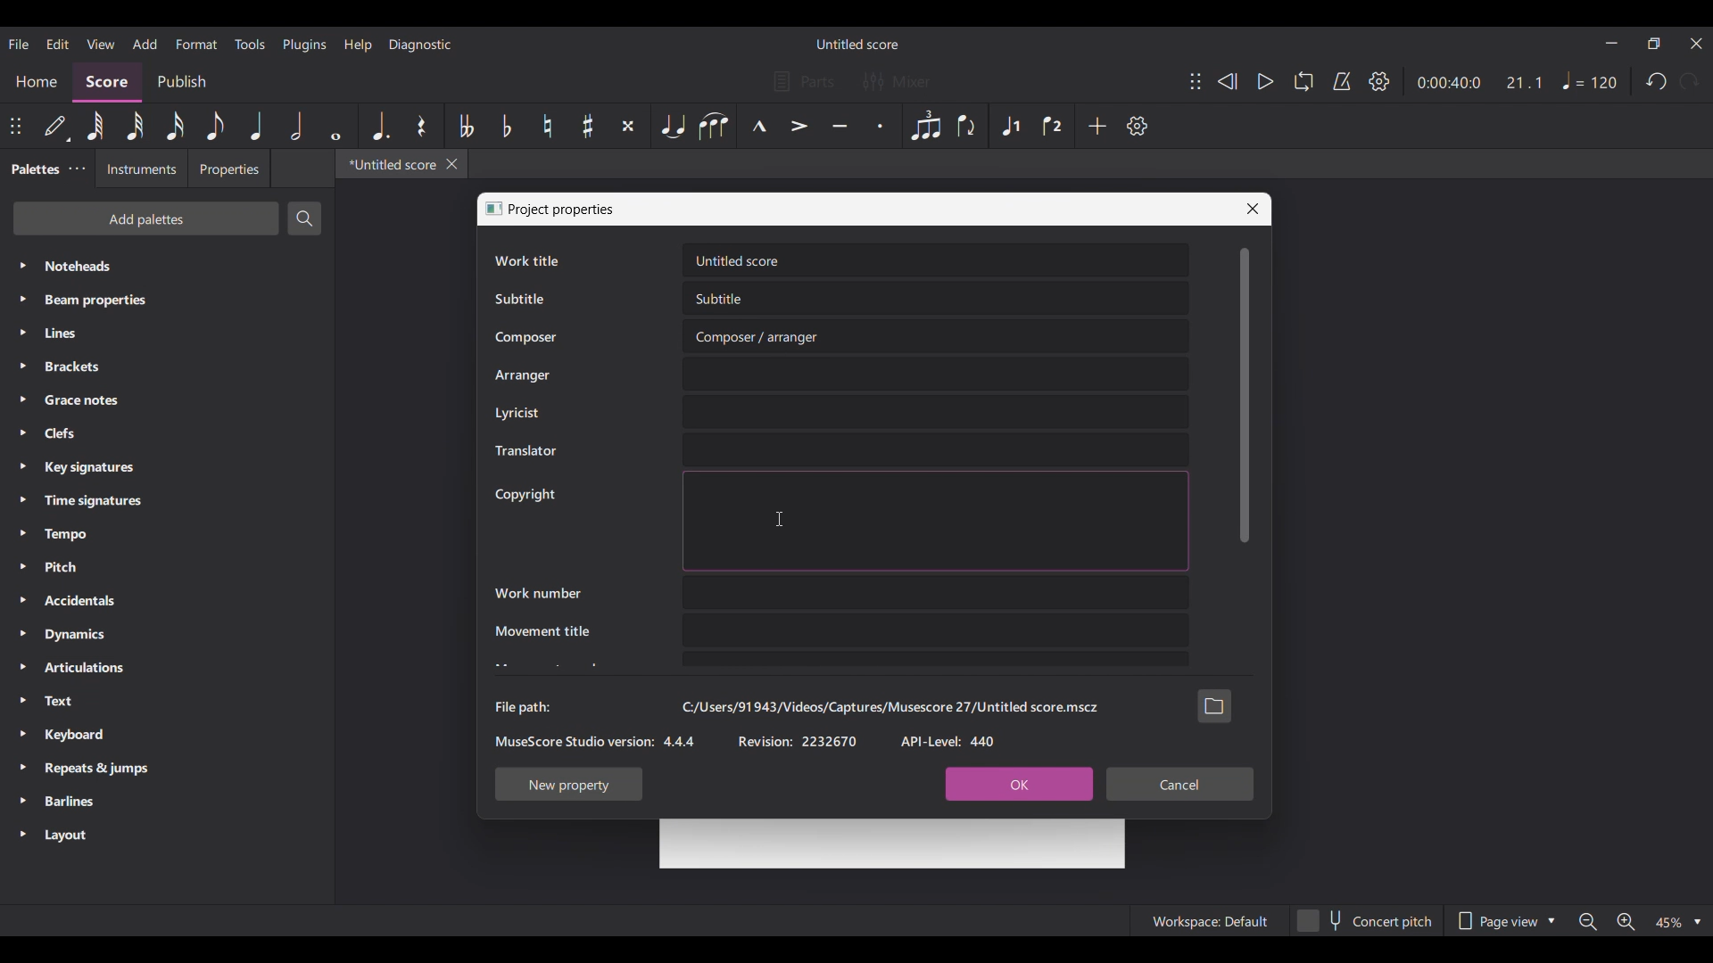  Describe the element at coordinates (969, 126) in the screenshot. I see `Flip direction` at that location.